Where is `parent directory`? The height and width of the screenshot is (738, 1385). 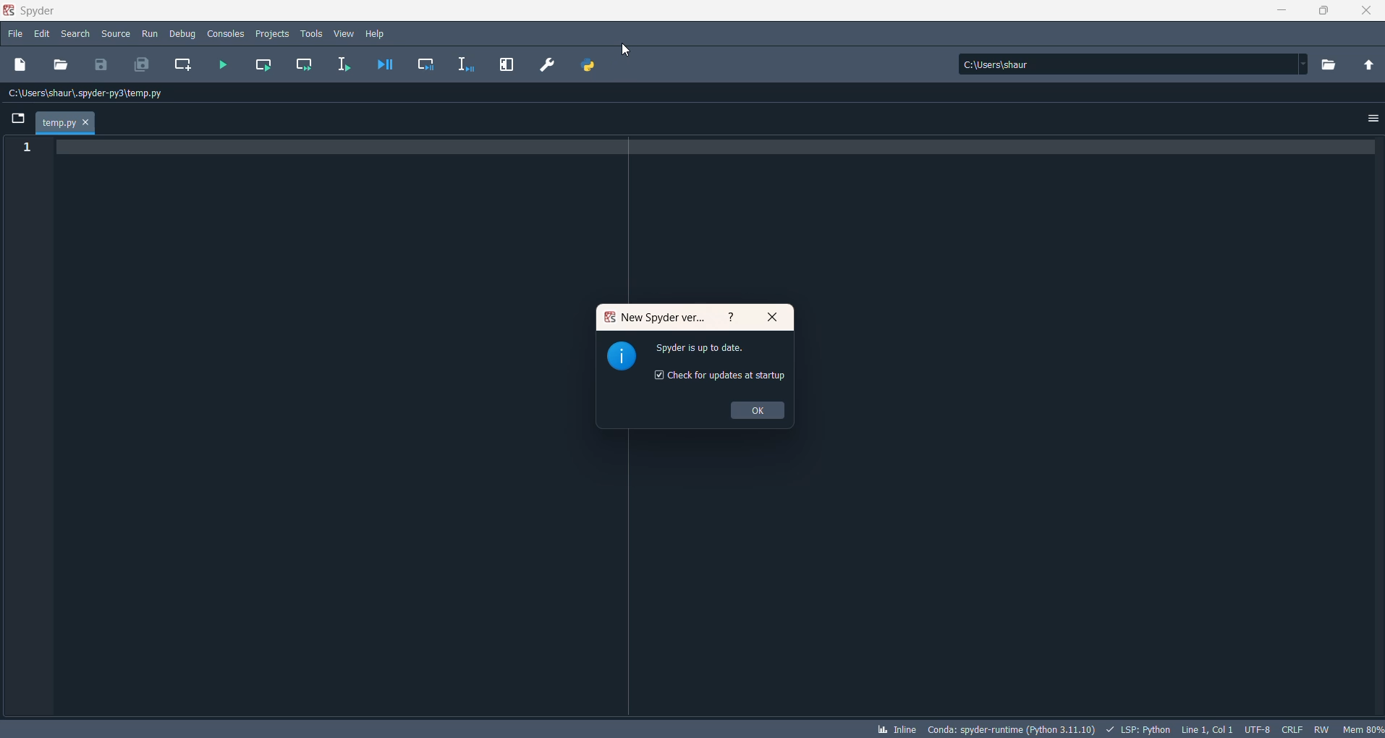
parent directory is located at coordinates (1368, 64).